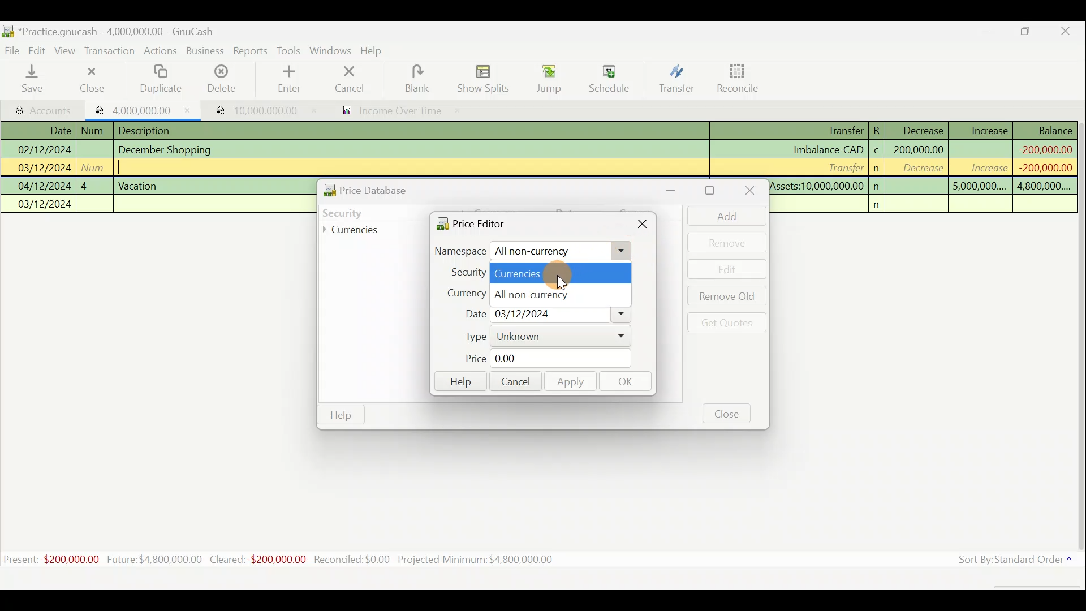 This screenshot has height=611, width=1086. I want to click on Duplicate, so click(162, 79).